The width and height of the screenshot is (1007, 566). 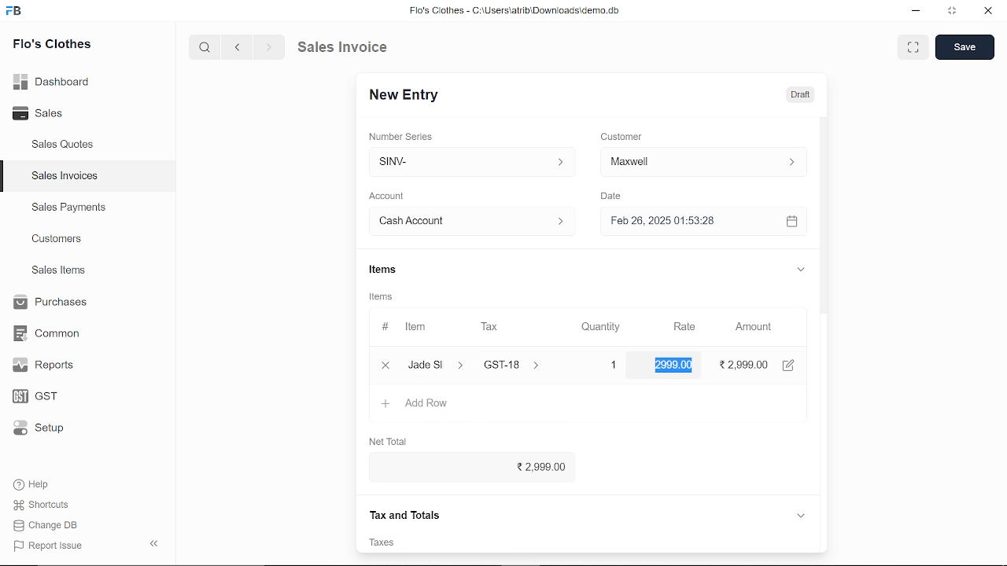 I want to click on full screen, so click(x=913, y=47).